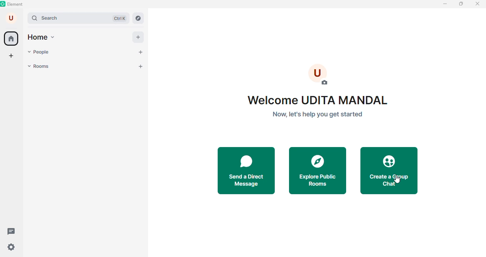 The height and width of the screenshot is (257, 486). I want to click on element, so click(12, 5).